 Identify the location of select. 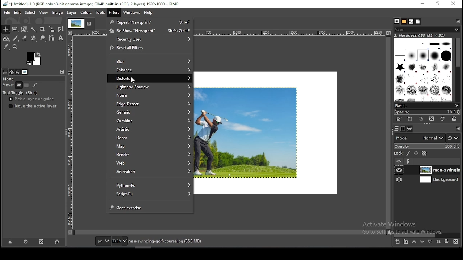
(30, 13).